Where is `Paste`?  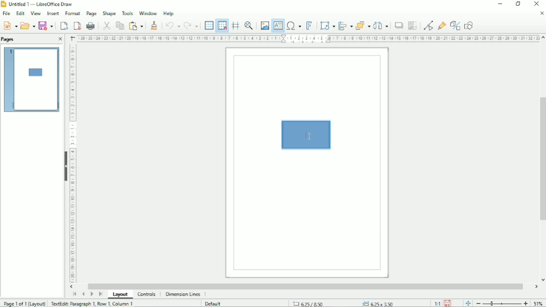
Paste is located at coordinates (135, 25).